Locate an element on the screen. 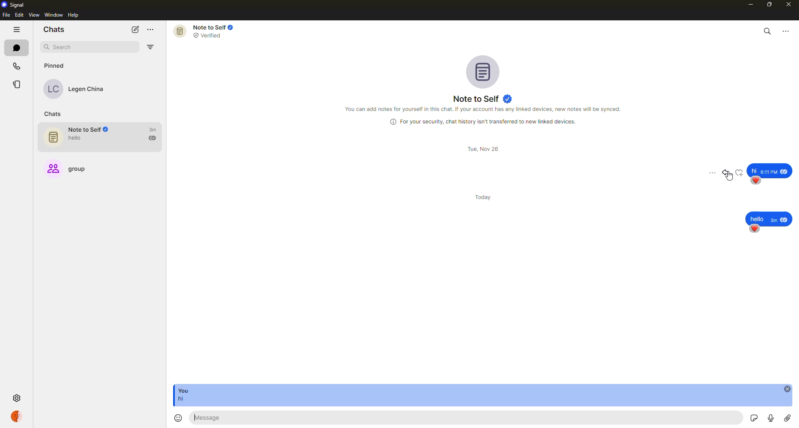 The width and height of the screenshot is (799, 428). profile pic is located at coordinates (482, 69).